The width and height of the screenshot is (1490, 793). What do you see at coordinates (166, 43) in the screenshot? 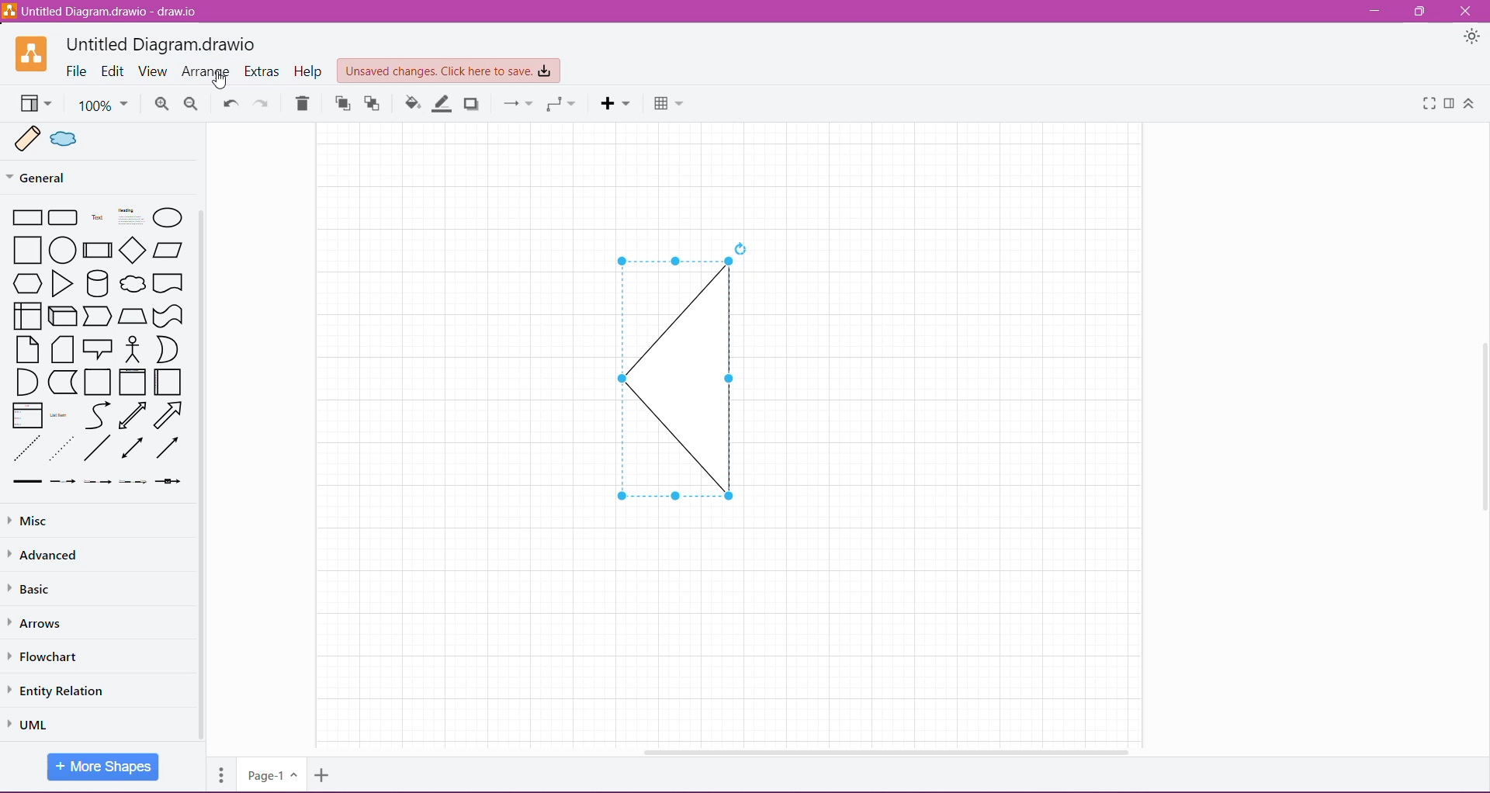
I see `Untitled Diagram.draw.io` at bounding box center [166, 43].